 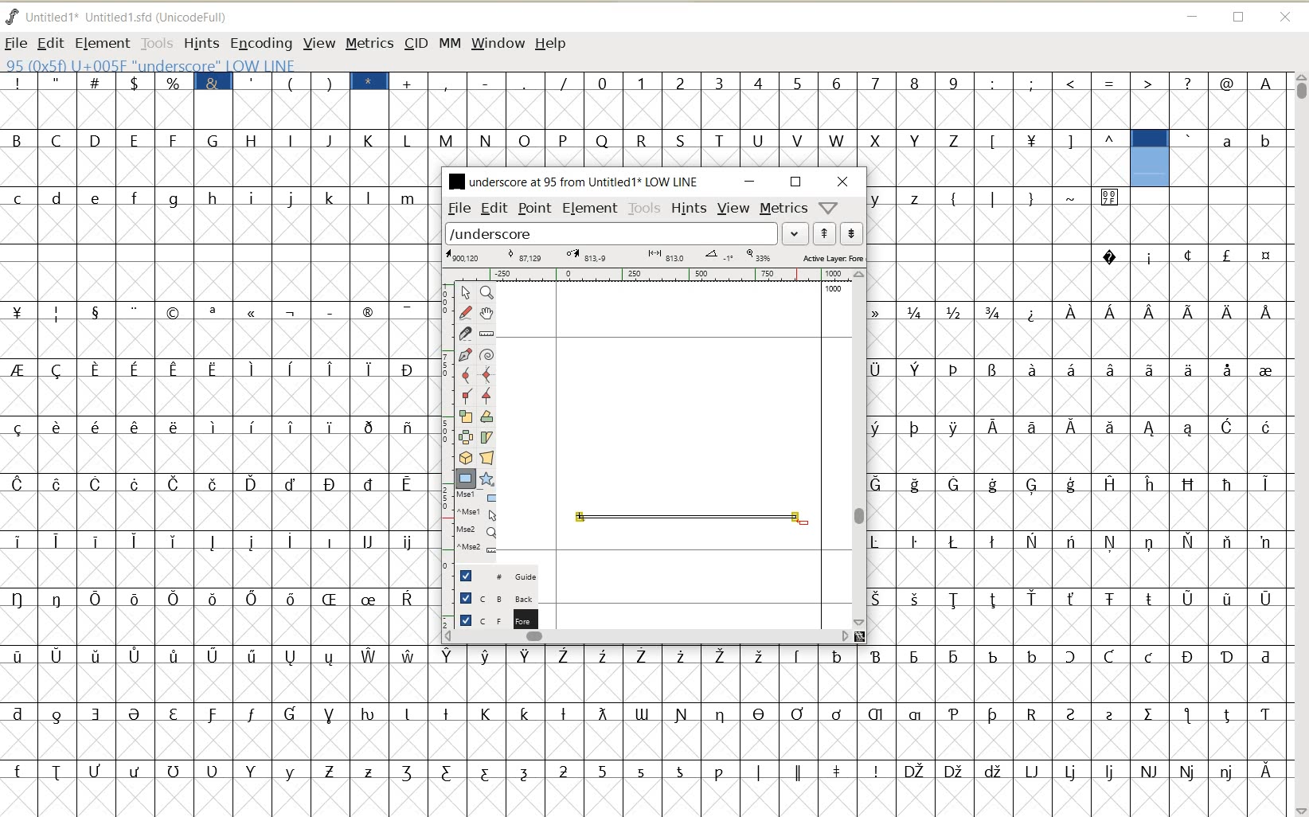 What do you see at coordinates (260, 44) in the screenshot?
I see `ENCODING` at bounding box center [260, 44].